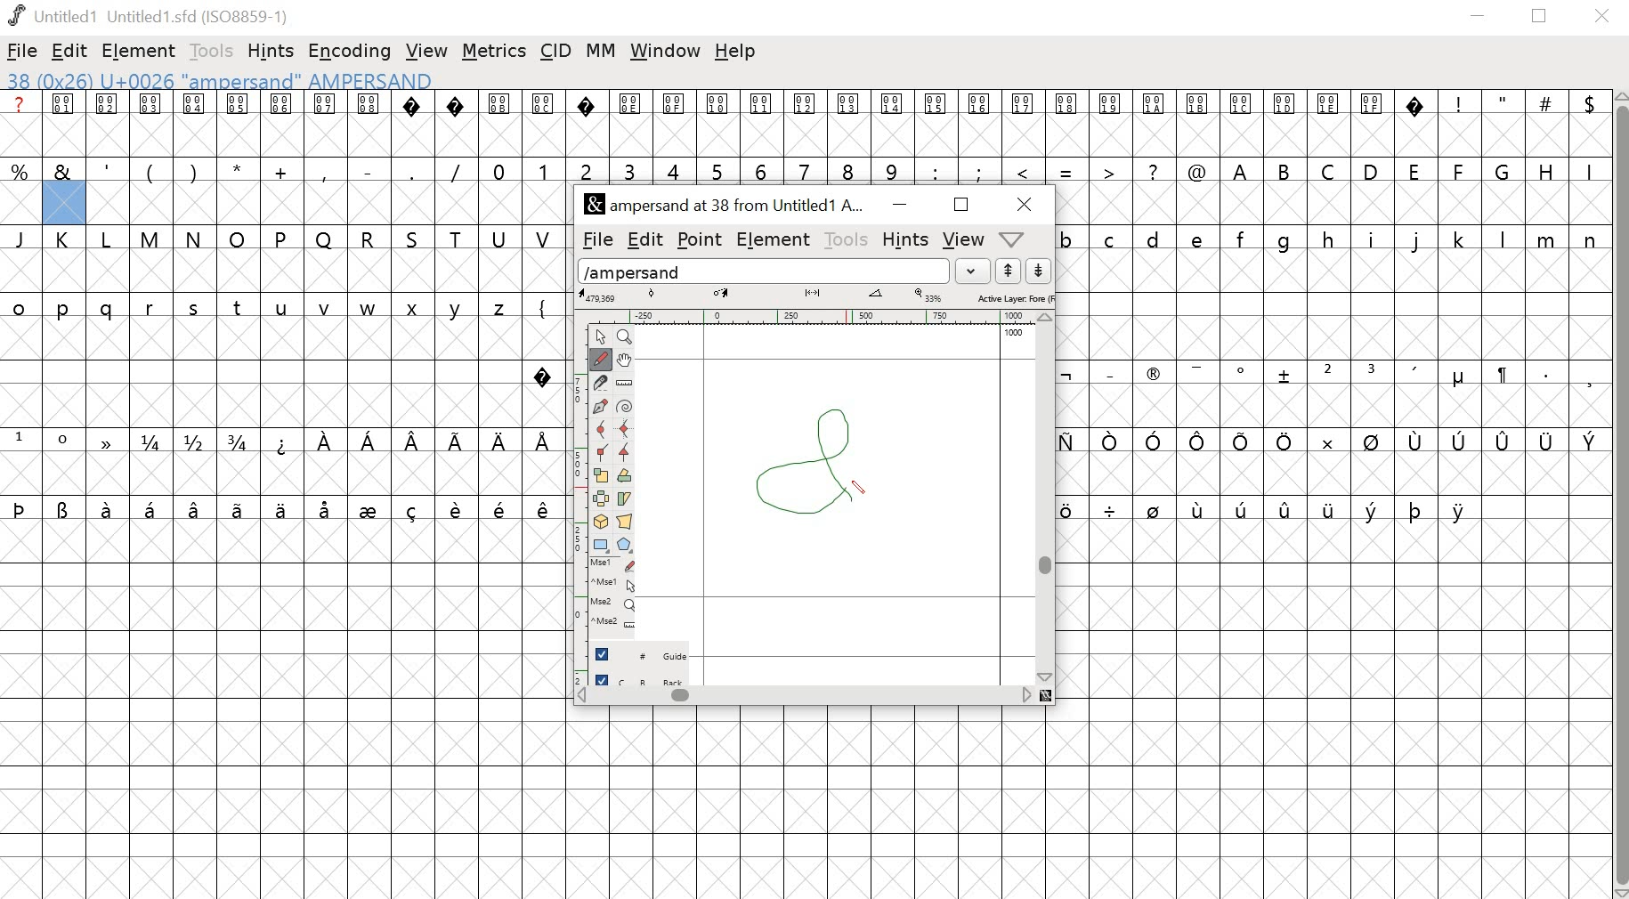 This screenshot has height=899, width=1629. Describe the element at coordinates (368, 122) in the screenshot. I see `0008` at that location.